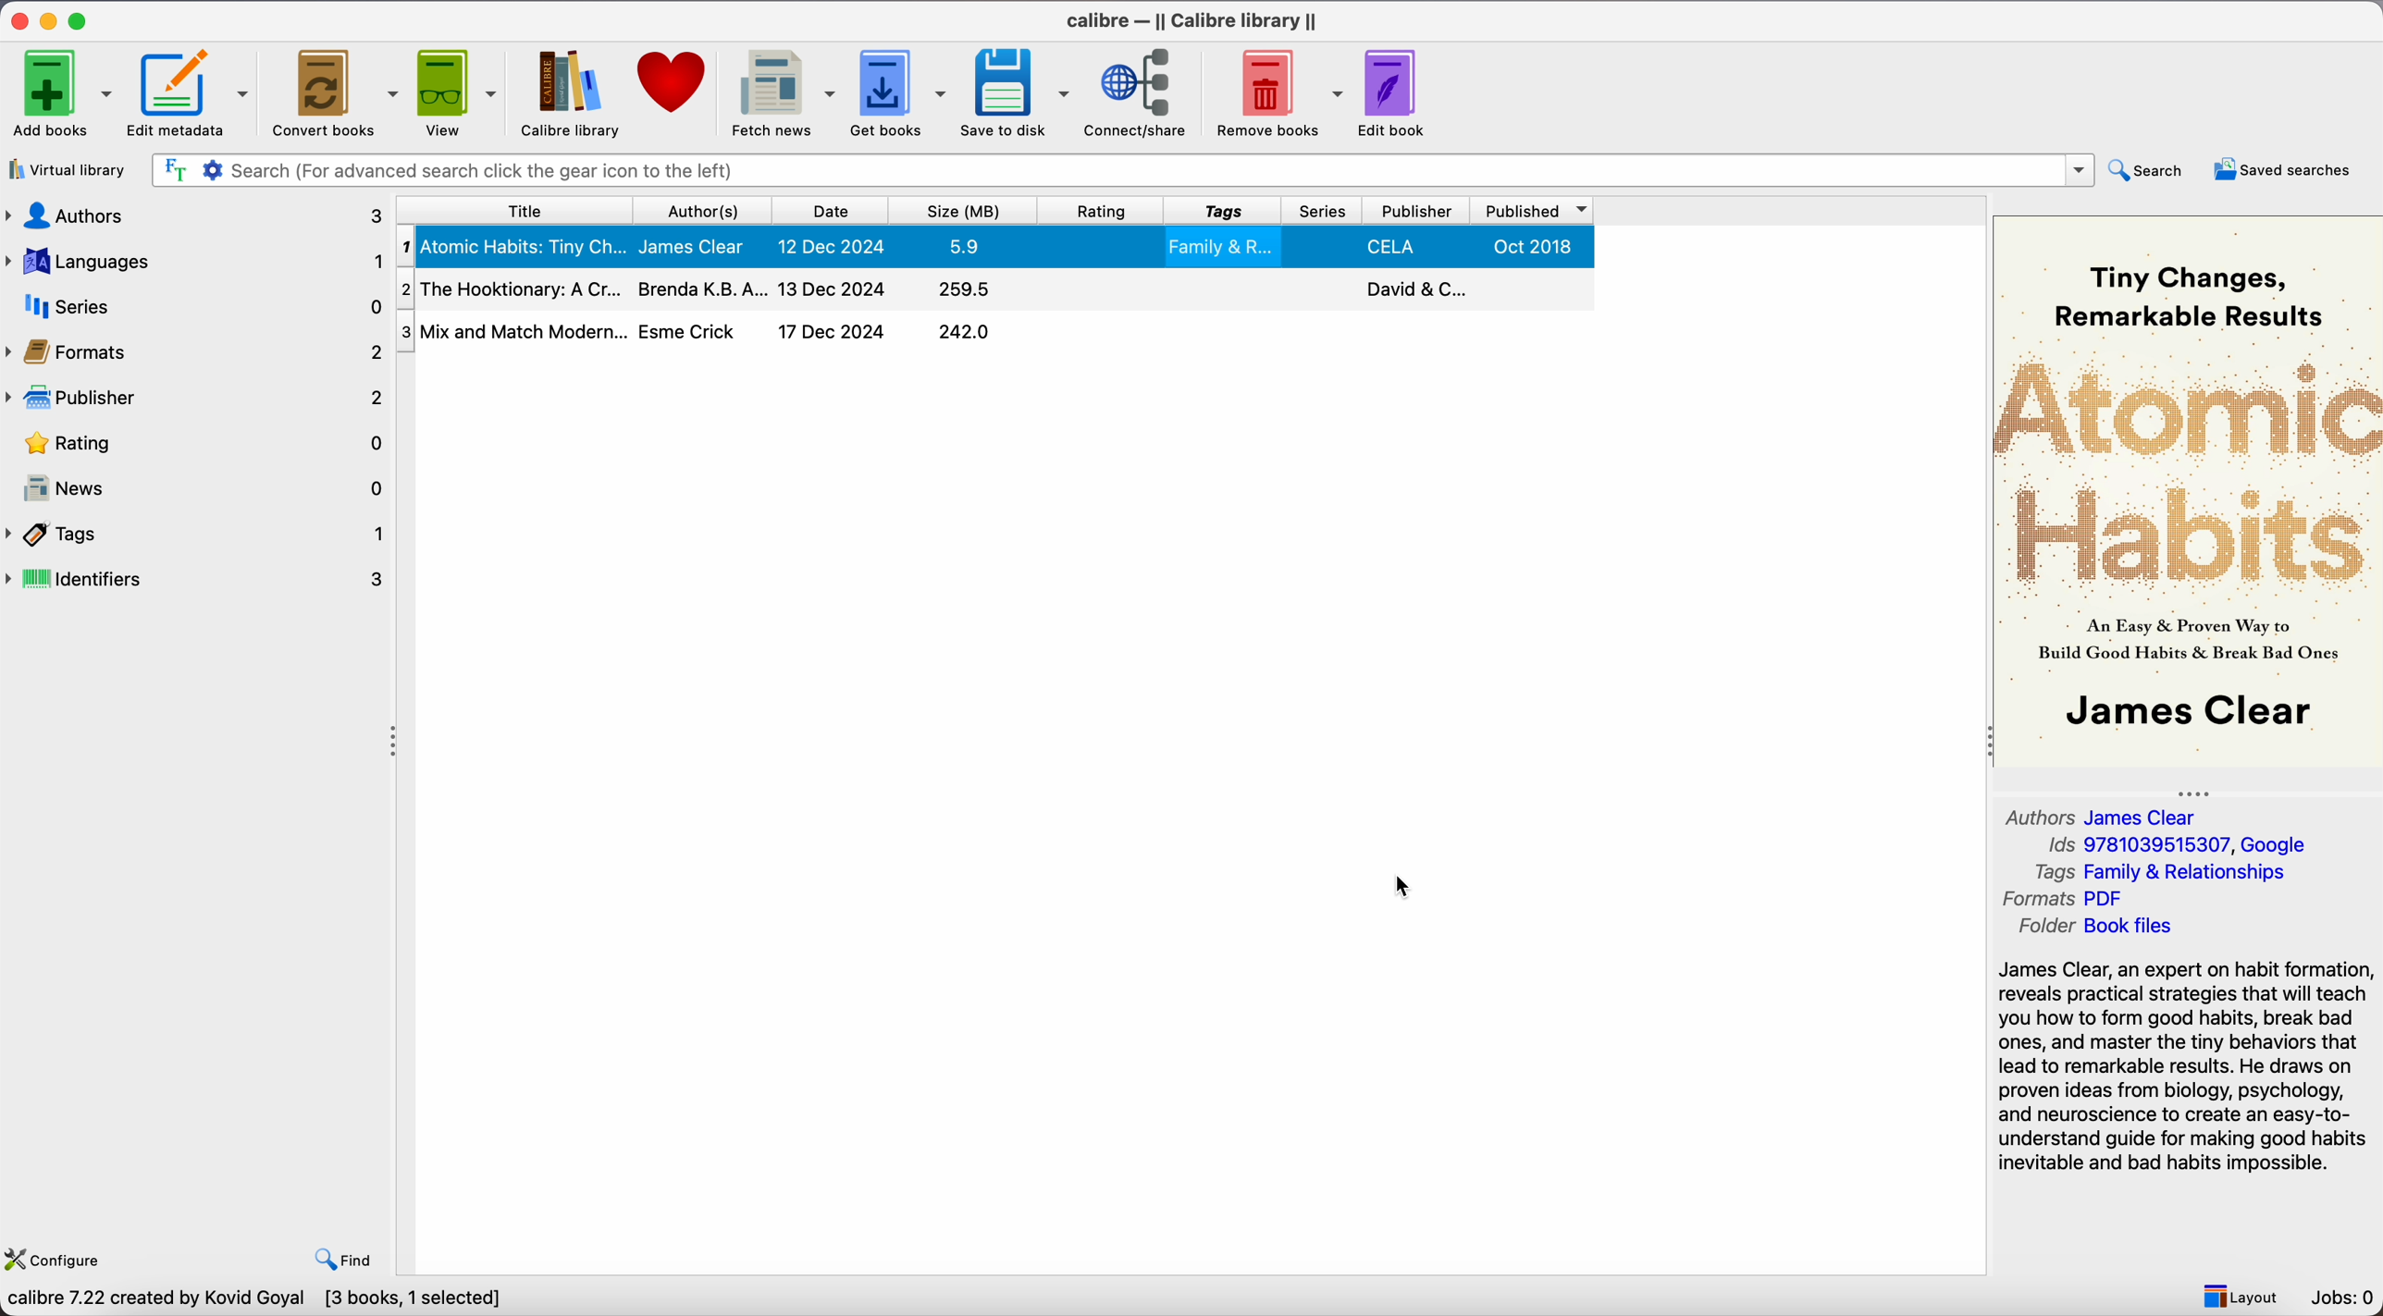  What do you see at coordinates (195, 217) in the screenshot?
I see `authors` at bounding box center [195, 217].